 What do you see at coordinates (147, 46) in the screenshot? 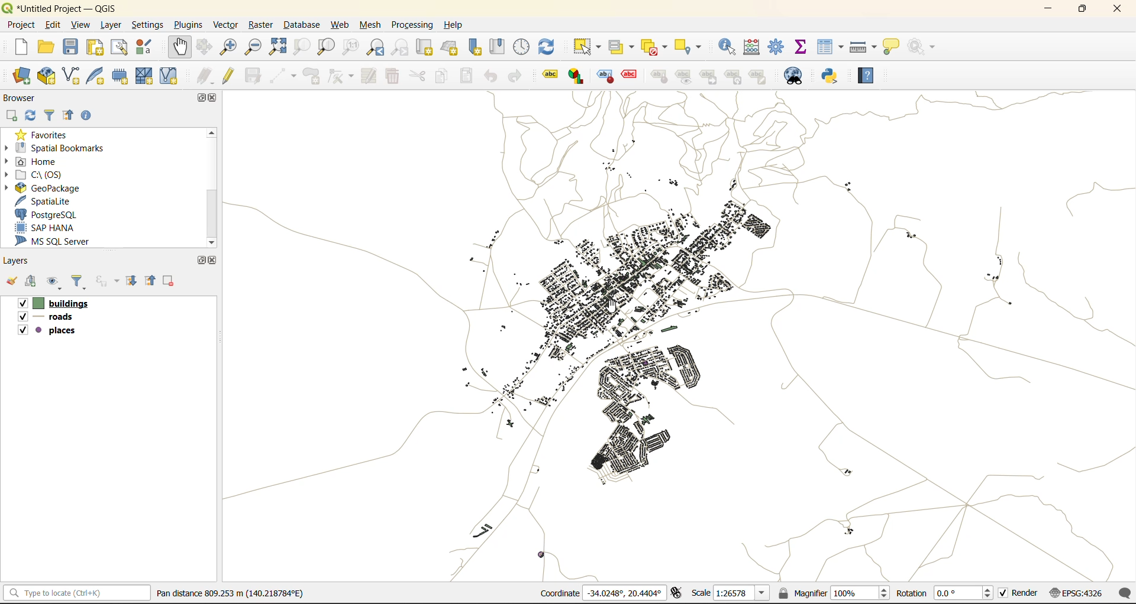
I see `style manager` at bounding box center [147, 46].